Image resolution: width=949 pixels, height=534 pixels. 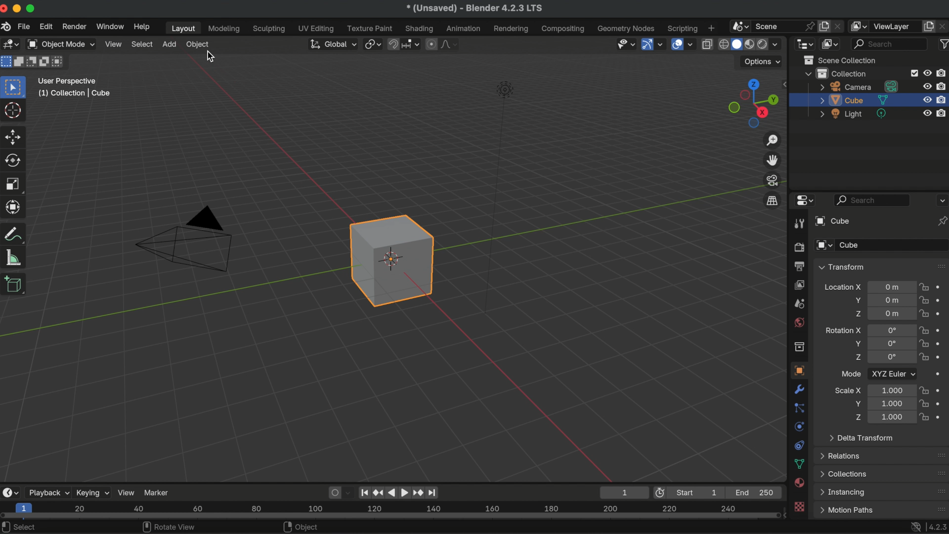 I want to click on D triangle, so click(x=185, y=237).